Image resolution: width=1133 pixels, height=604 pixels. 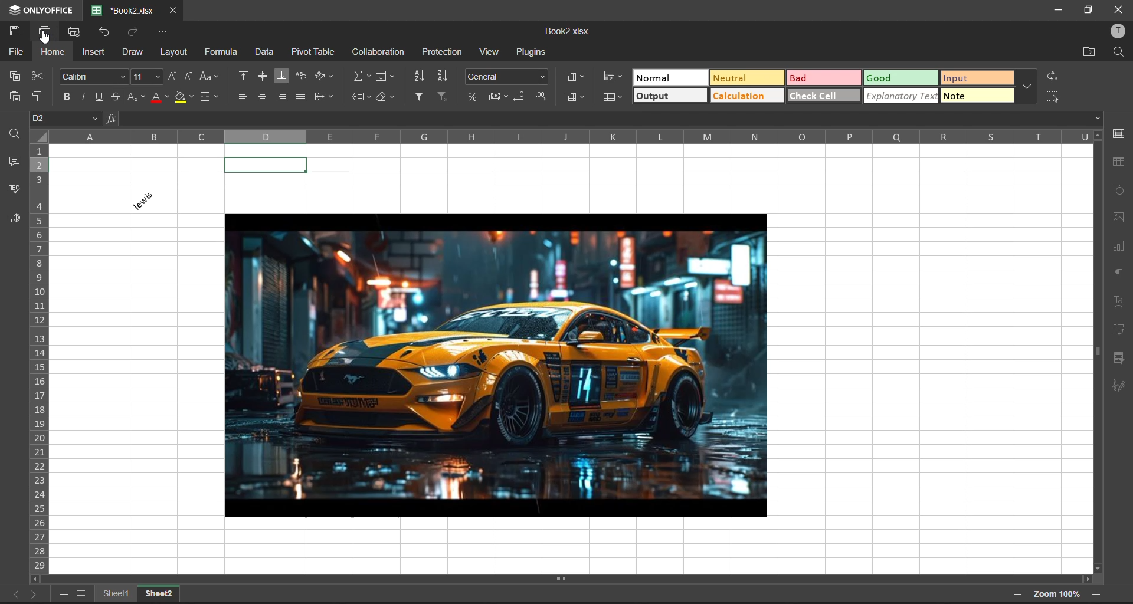 What do you see at coordinates (210, 77) in the screenshot?
I see `change case` at bounding box center [210, 77].